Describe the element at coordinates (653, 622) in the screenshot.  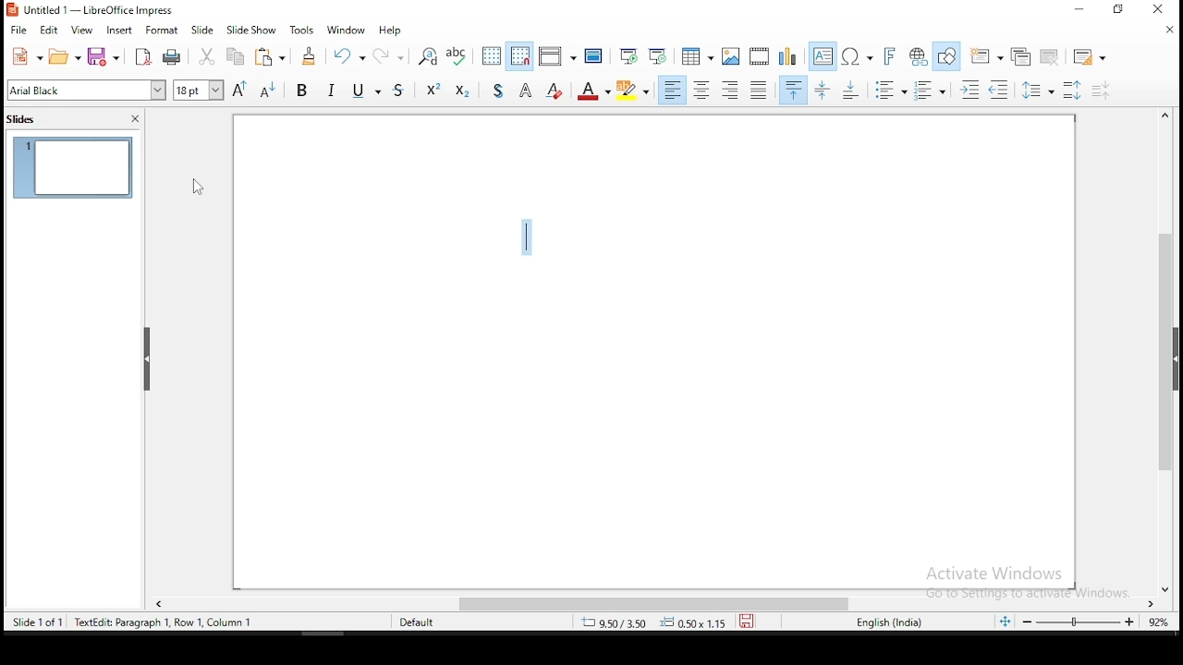
I see `Dimensions` at that location.